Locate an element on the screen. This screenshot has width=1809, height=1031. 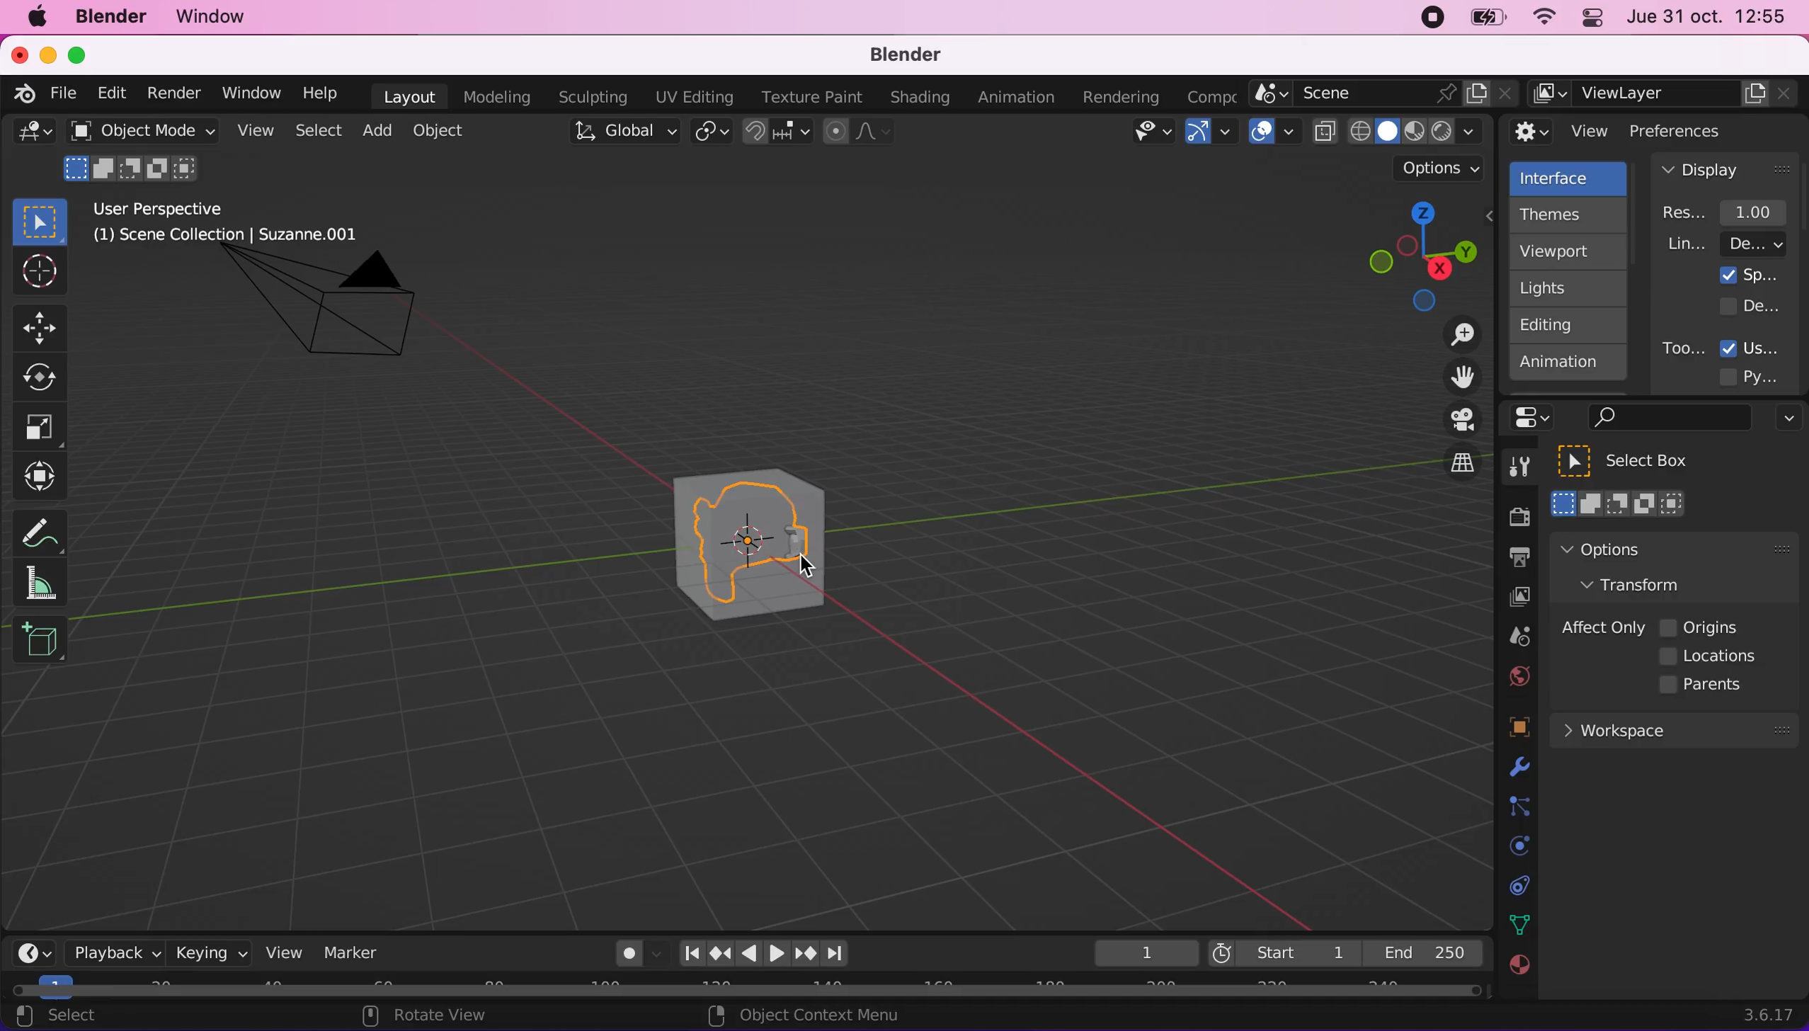
output is located at coordinates (1512, 559).